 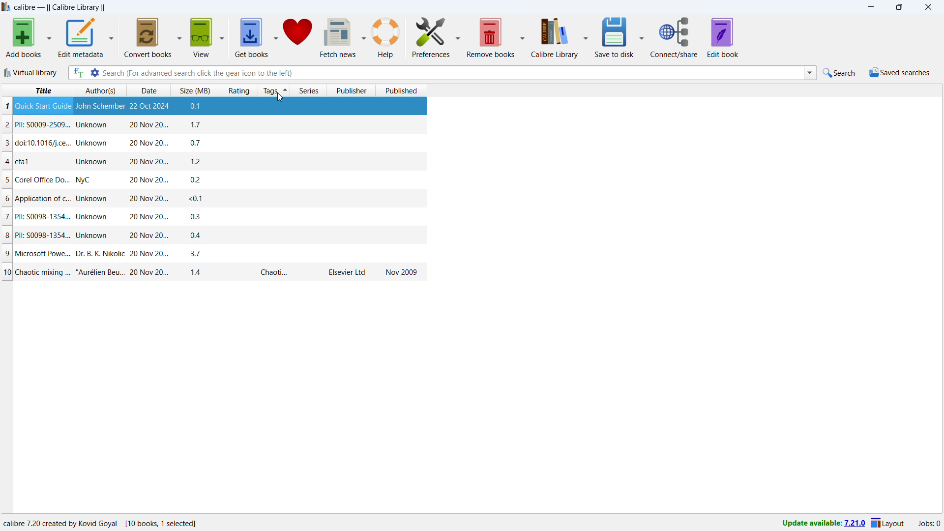 What do you see at coordinates (210, 161) in the screenshot?
I see `one book entry` at bounding box center [210, 161].